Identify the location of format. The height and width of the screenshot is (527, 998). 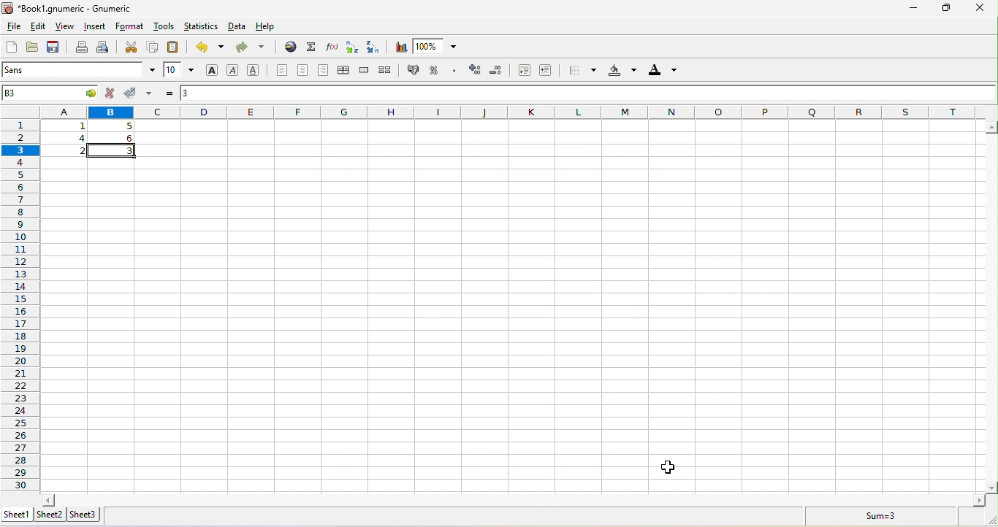
(131, 28).